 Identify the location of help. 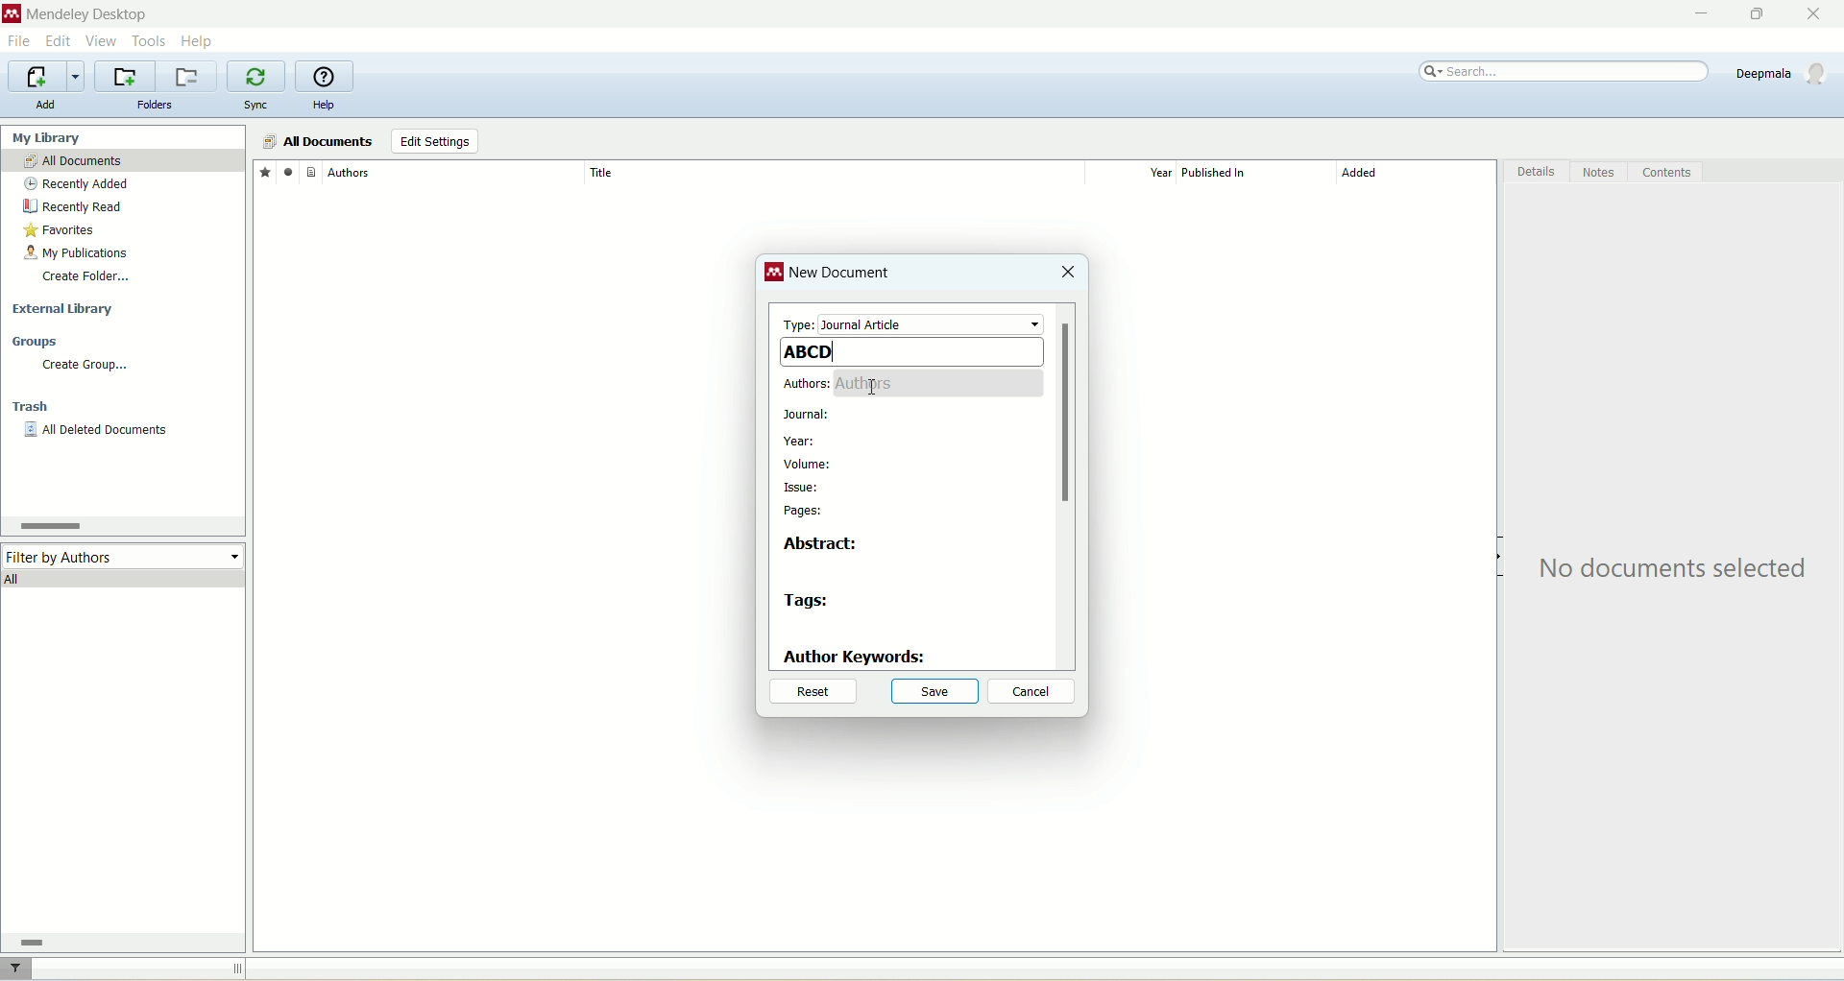
(199, 40).